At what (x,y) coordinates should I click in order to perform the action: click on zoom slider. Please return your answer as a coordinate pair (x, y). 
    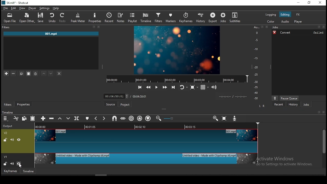
    Looking at the image, I should click on (187, 118).